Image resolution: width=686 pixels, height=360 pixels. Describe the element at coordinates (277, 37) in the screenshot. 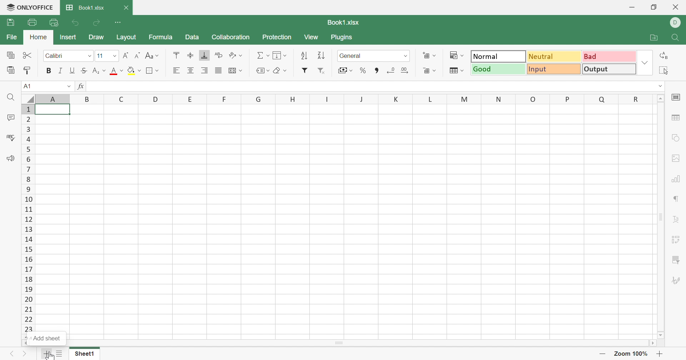

I see `Protection` at that location.